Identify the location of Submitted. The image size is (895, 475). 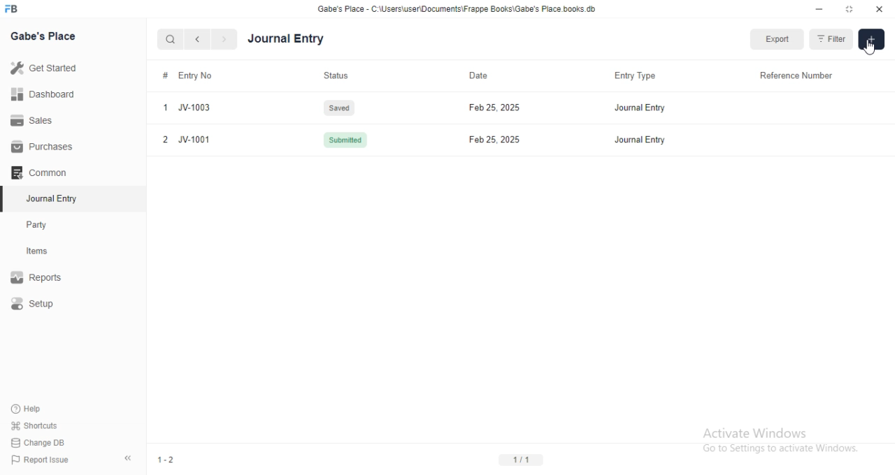
(343, 140).